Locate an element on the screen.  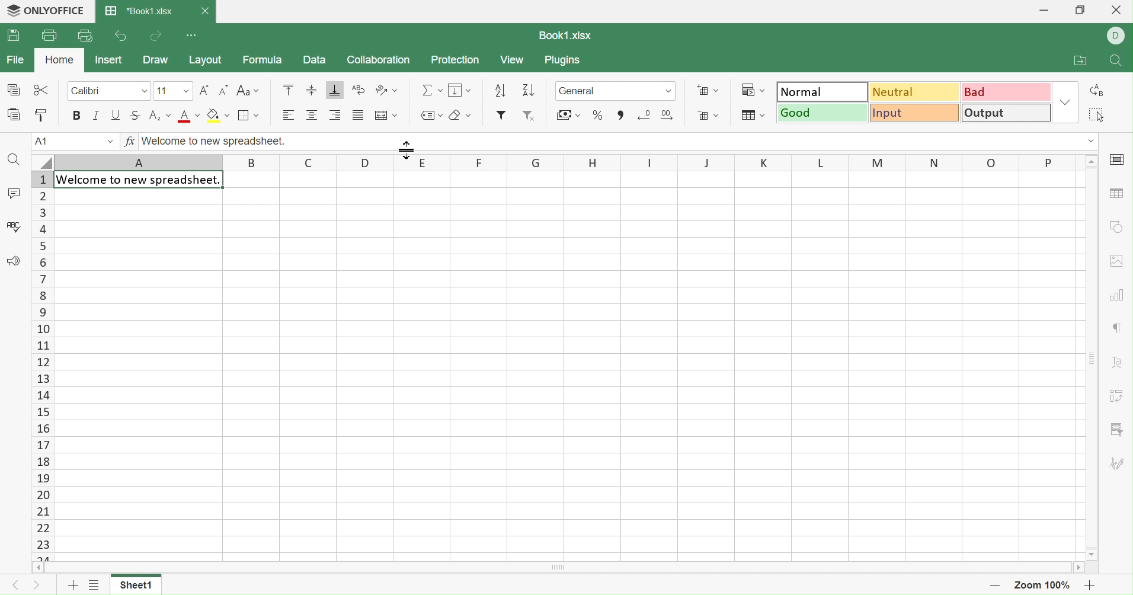
Plugins is located at coordinates (565, 61).